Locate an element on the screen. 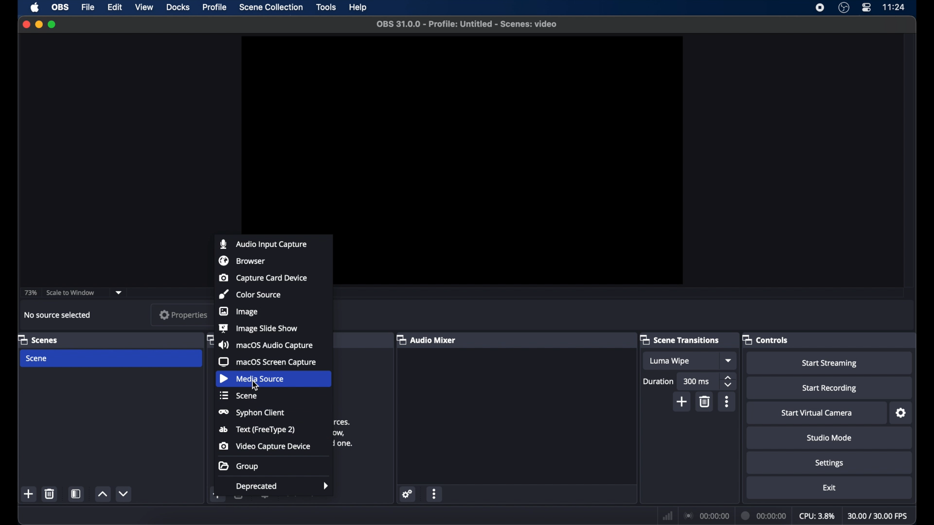 Image resolution: width=934 pixels, height=525 pixels. dropdown is located at coordinates (729, 360).